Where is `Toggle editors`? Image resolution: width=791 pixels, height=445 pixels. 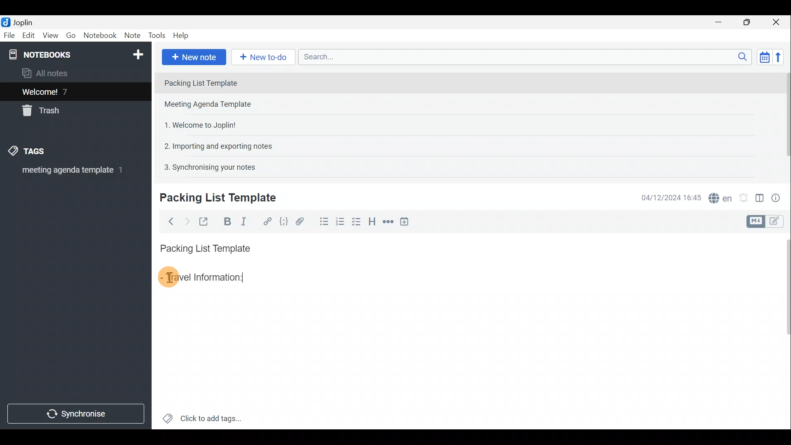 Toggle editors is located at coordinates (757, 220).